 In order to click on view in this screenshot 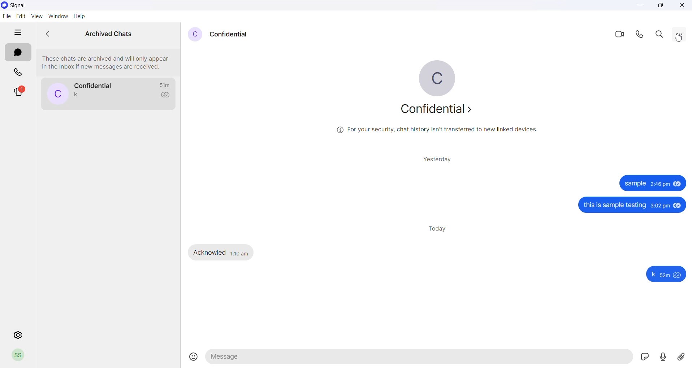, I will do `click(36, 16)`.